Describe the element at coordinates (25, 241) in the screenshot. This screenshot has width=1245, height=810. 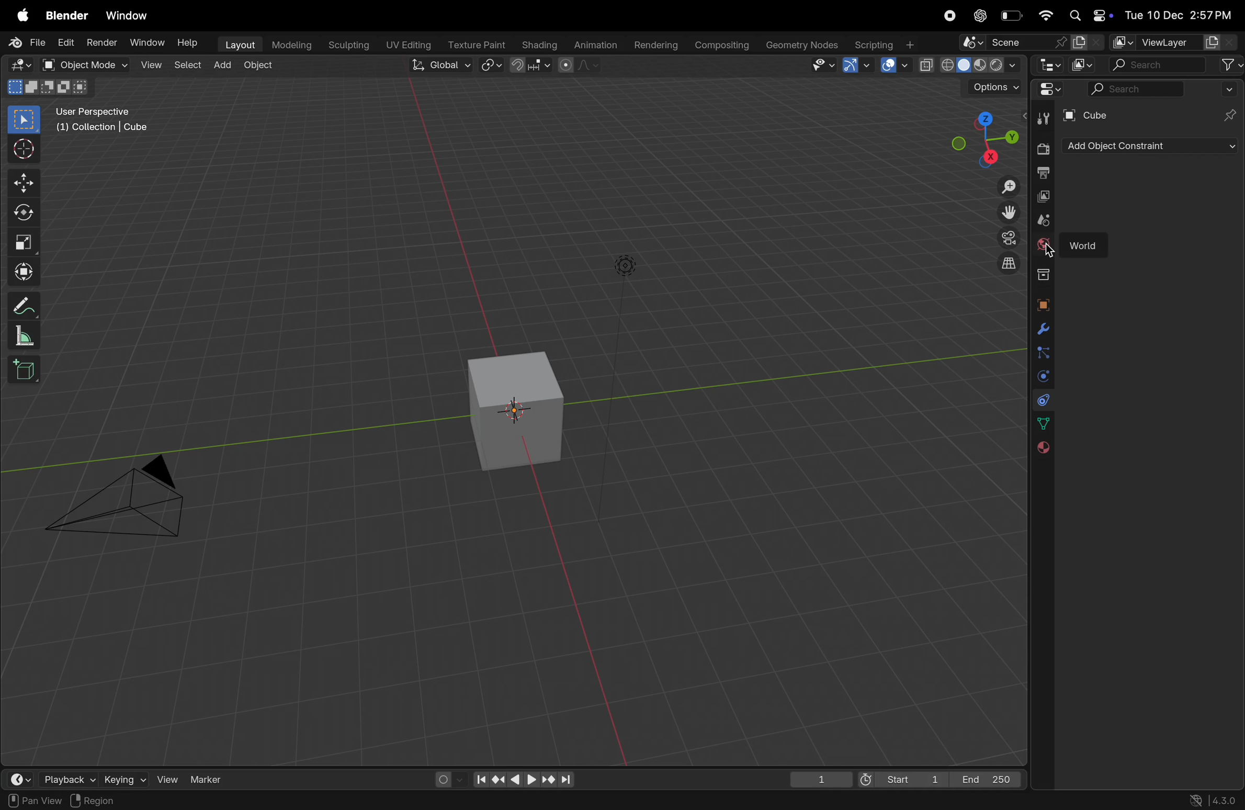
I see `scale` at that location.